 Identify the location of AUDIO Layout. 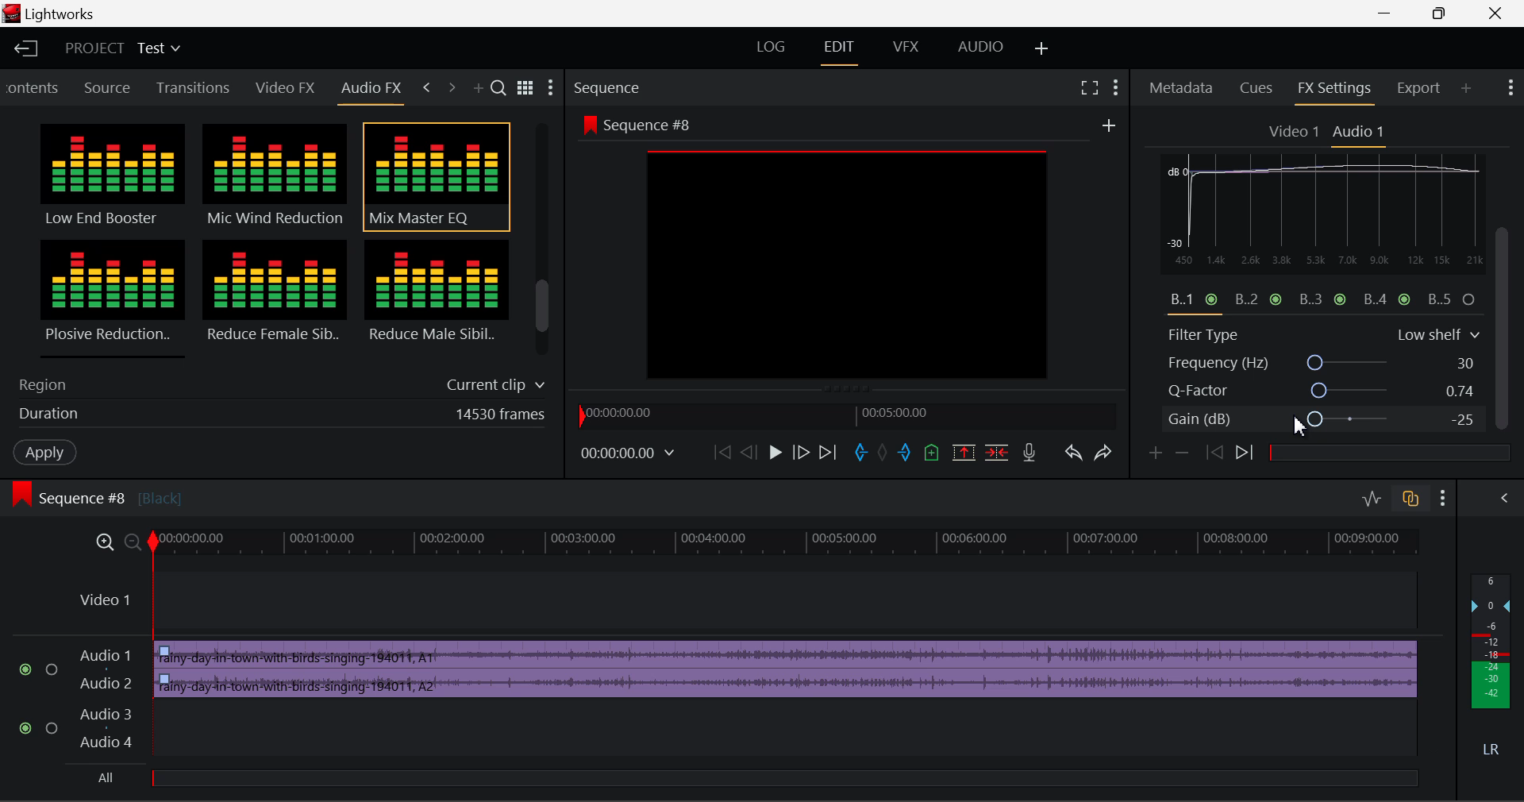
(979, 48).